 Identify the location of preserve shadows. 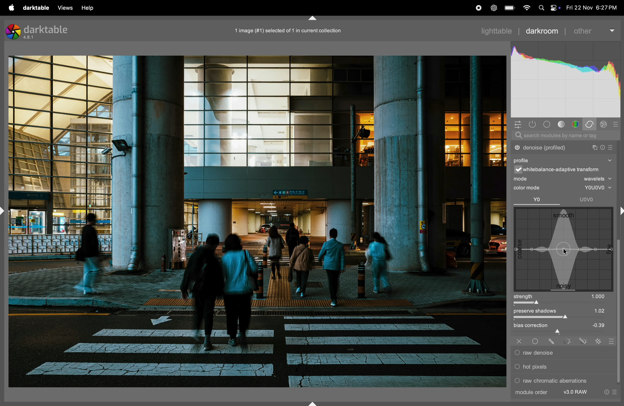
(562, 314).